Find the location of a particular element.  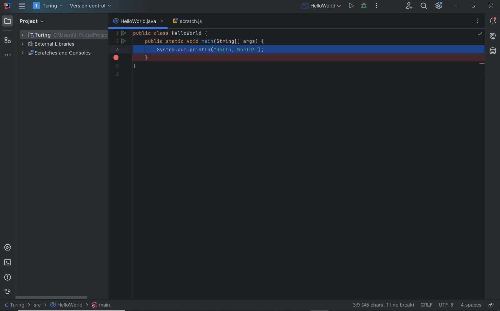

main menu is located at coordinates (22, 7).